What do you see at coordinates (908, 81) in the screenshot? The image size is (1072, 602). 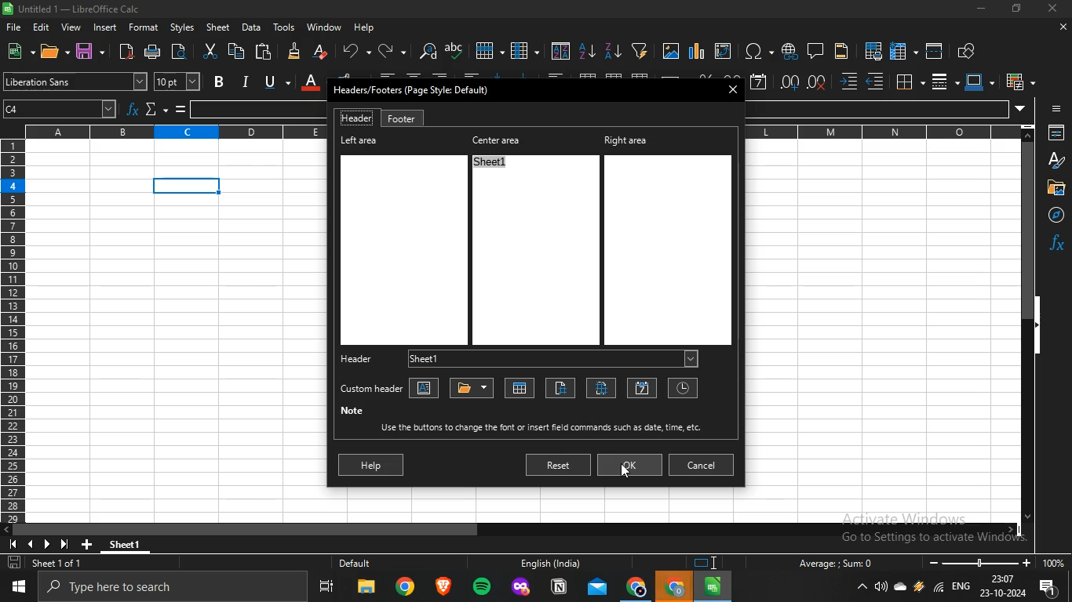 I see `borders` at bounding box center [908, 81].